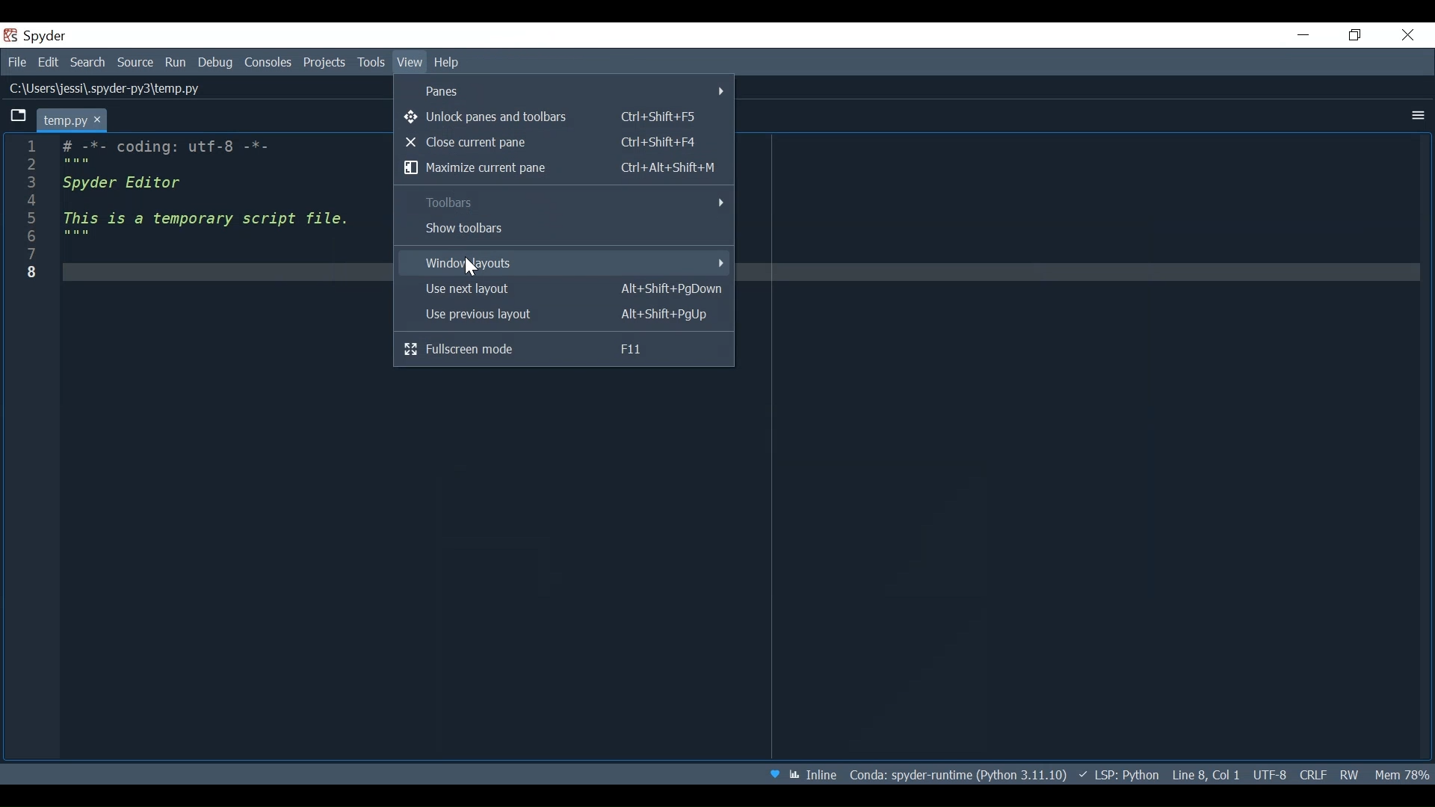  Describe the element at coordinates (1303, 36) in the screenshot. I see `Minimize` at that location.